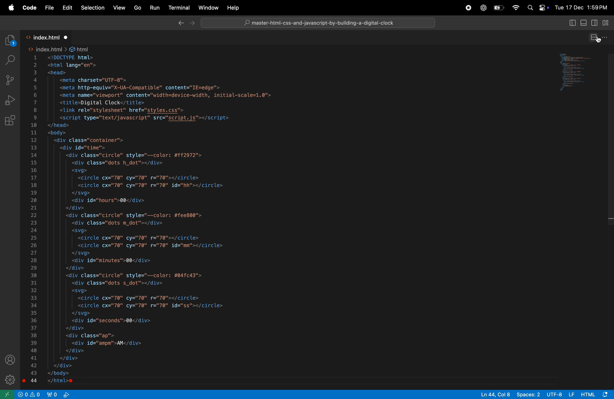 Image resolution: width=614 pixels, height=399 pixels. I want to click on Control center, so click(543, 7).